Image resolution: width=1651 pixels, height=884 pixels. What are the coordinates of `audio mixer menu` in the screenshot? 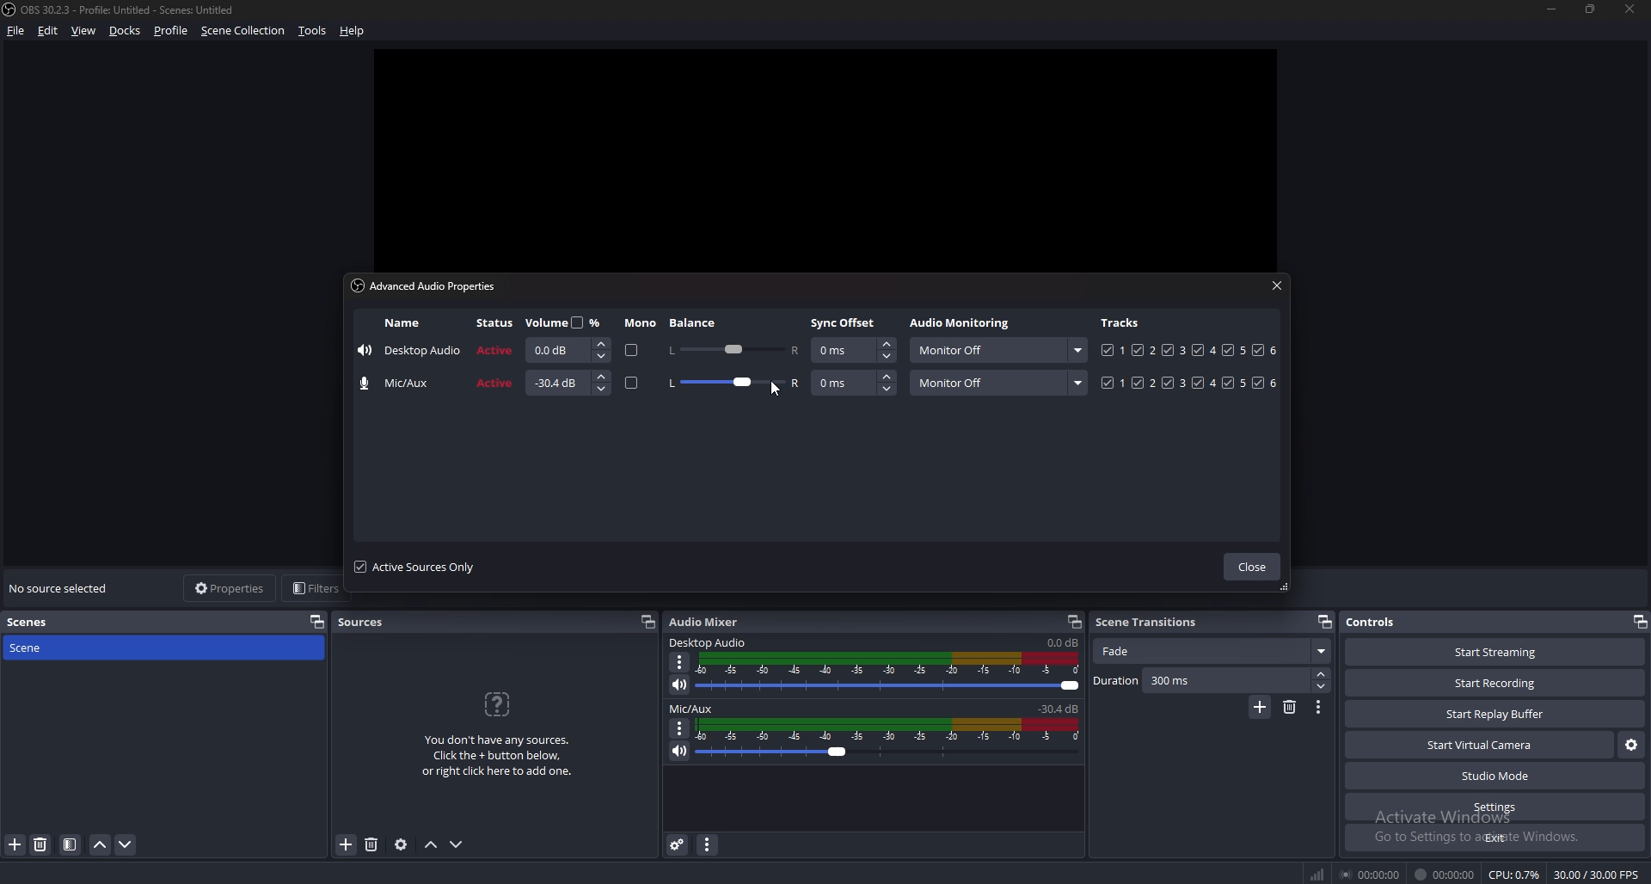 It's located at (707, 845).